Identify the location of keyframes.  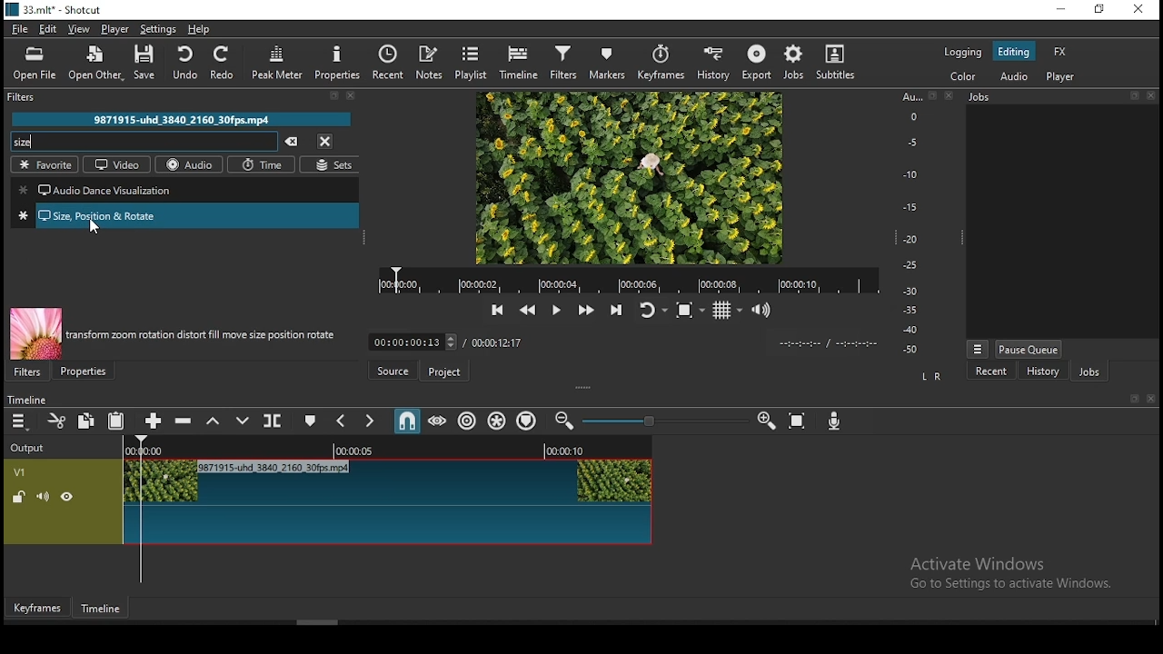
(661, 62).